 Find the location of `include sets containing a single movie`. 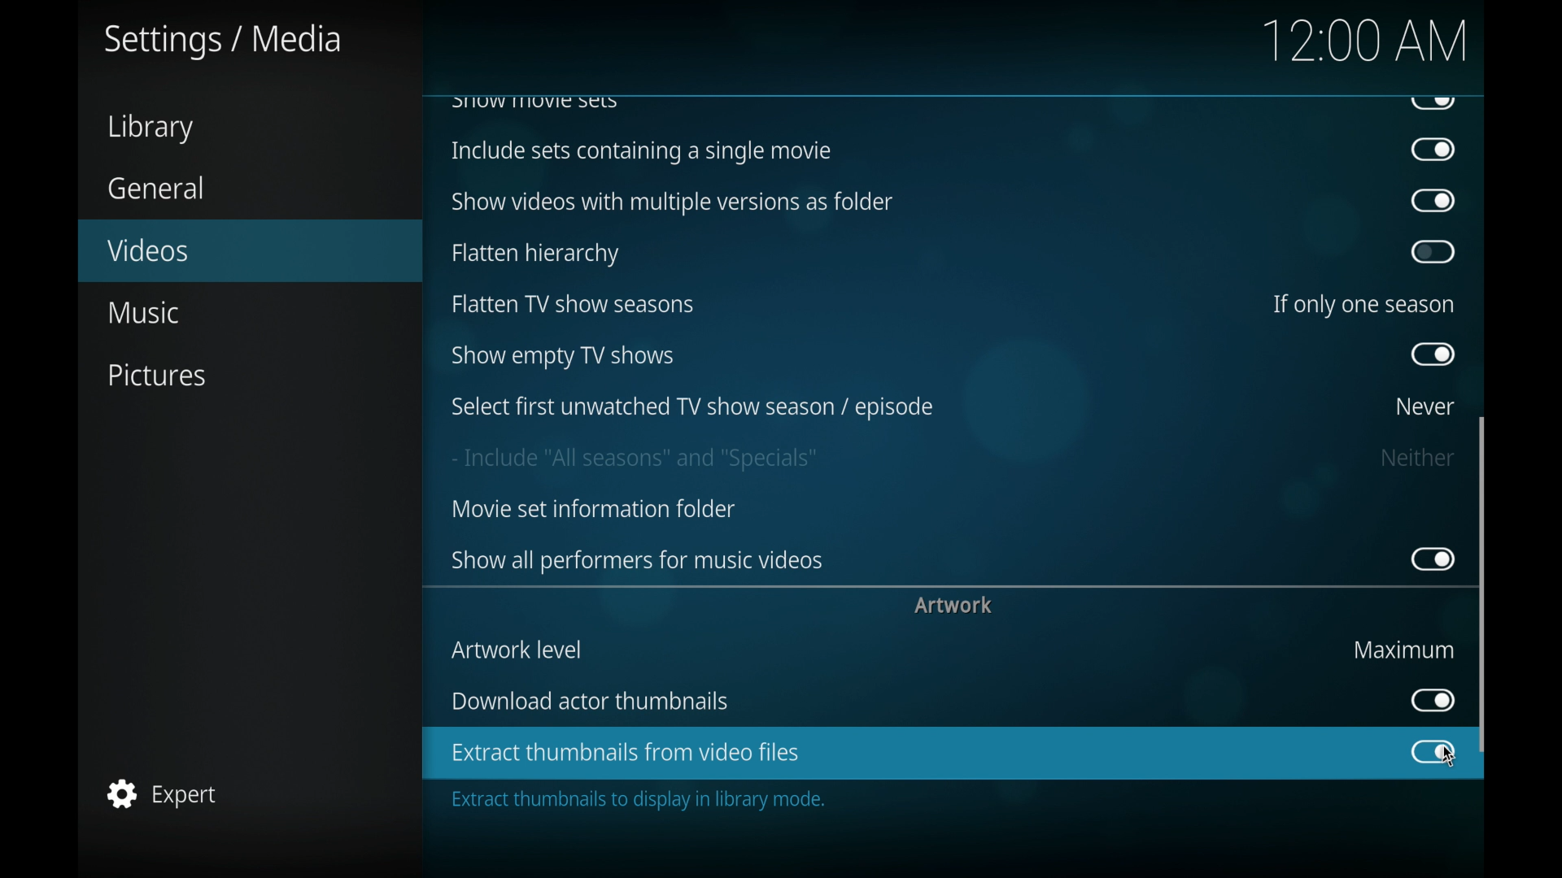

include sets containing a single movie is located at coordinates (641, 151).